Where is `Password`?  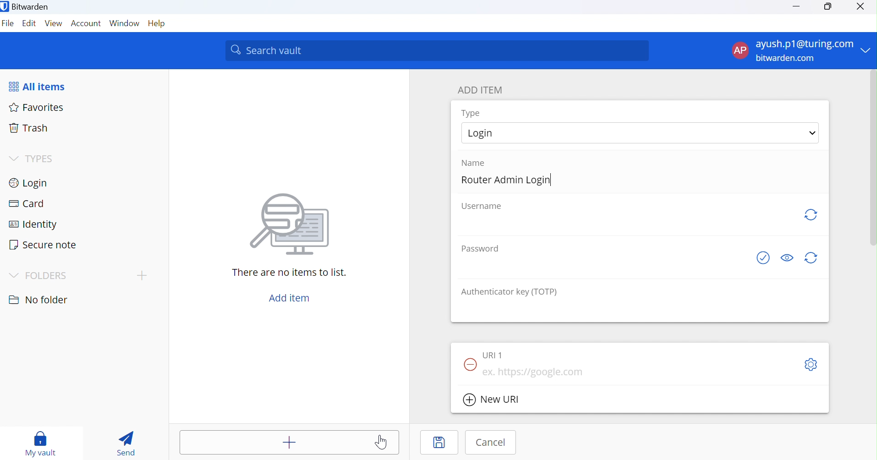 Password is located at coordinates (479, 248).